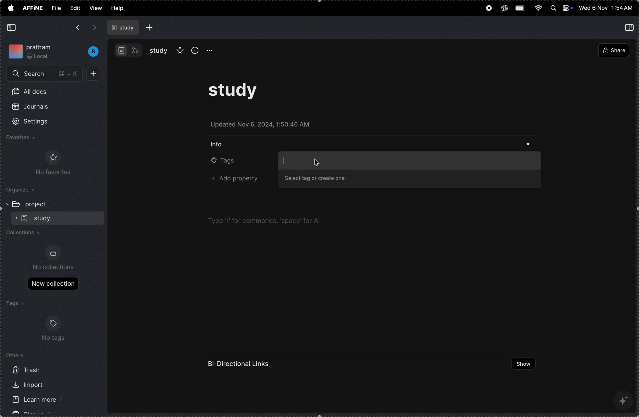 The height and width of the screenshot is (417, 639). I want to click on collapse side bar, so click(630, 27).